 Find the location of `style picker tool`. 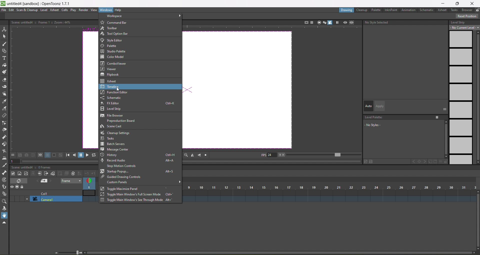

style picker tool is located at coordinates (4, 102).